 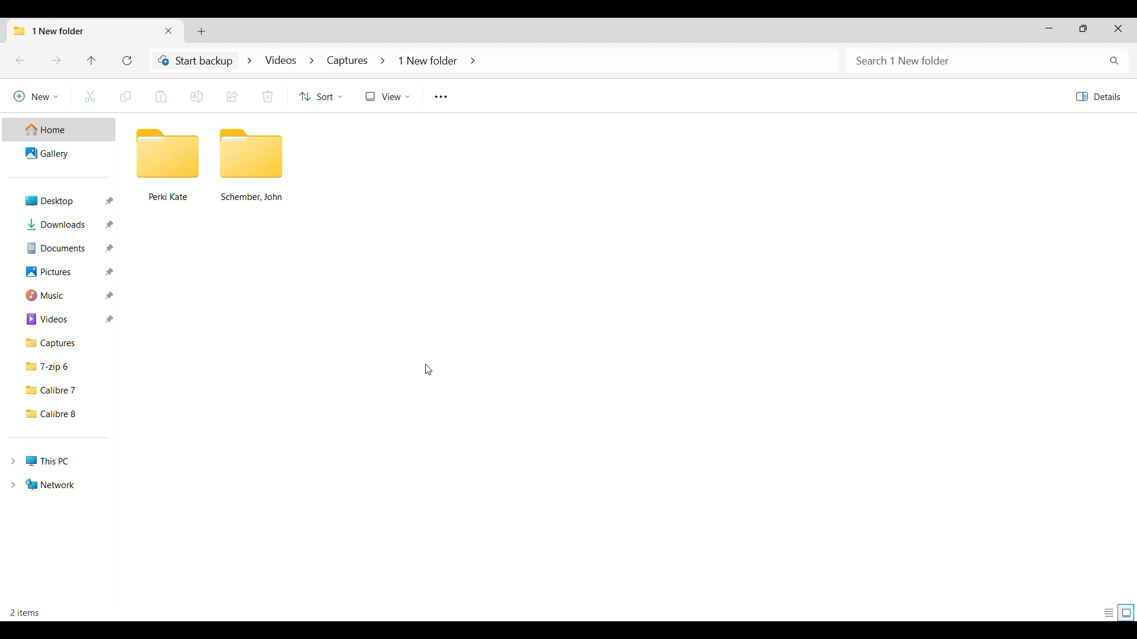 What do you see at coordinates (1098, 97) in the screenshot?
I see `Show/Hide side pane` at bounding box center [1098, 97].